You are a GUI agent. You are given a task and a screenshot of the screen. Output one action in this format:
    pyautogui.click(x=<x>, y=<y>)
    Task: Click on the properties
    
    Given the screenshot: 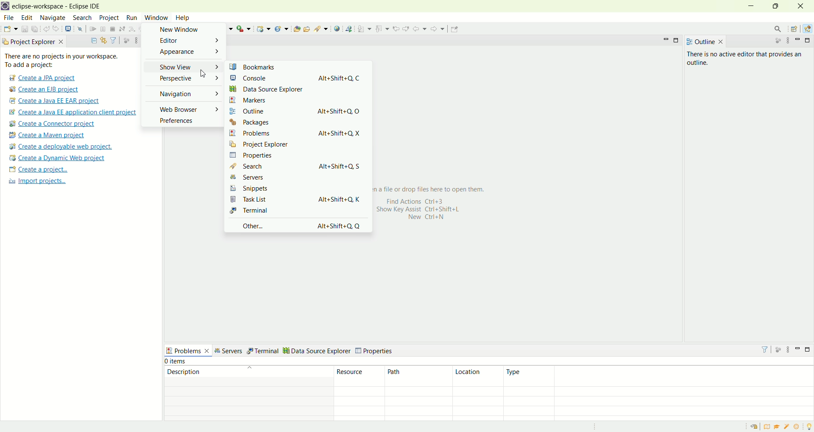 What is the action you would take?
    pyautogui.click(x=375, y=350)
    